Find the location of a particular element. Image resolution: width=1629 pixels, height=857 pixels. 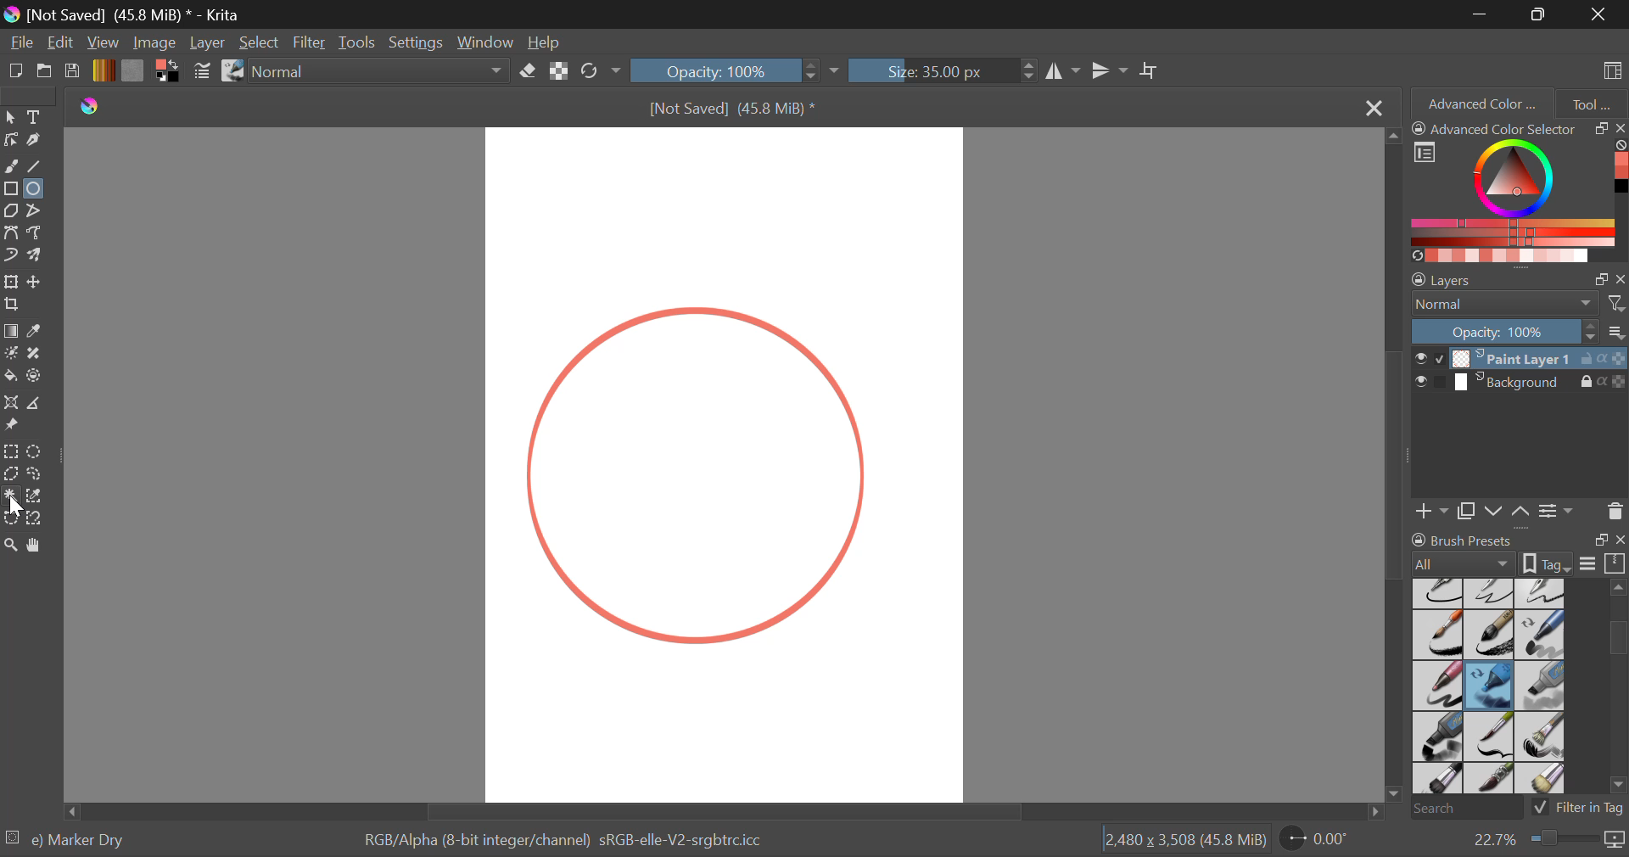

Stroke Type is located at coordinates (232, 72).